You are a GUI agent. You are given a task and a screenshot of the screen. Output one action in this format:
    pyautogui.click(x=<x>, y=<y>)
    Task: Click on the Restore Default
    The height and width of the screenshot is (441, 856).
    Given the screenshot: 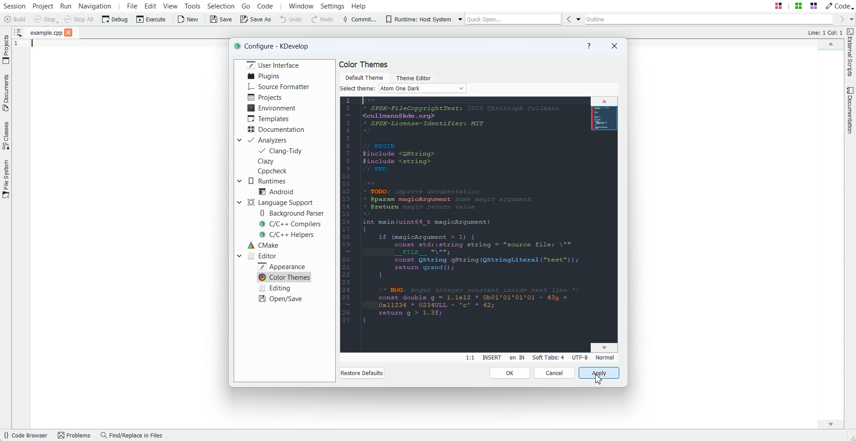 What is the action you would take?
    pyautogui.click(x=362, y=373)
    